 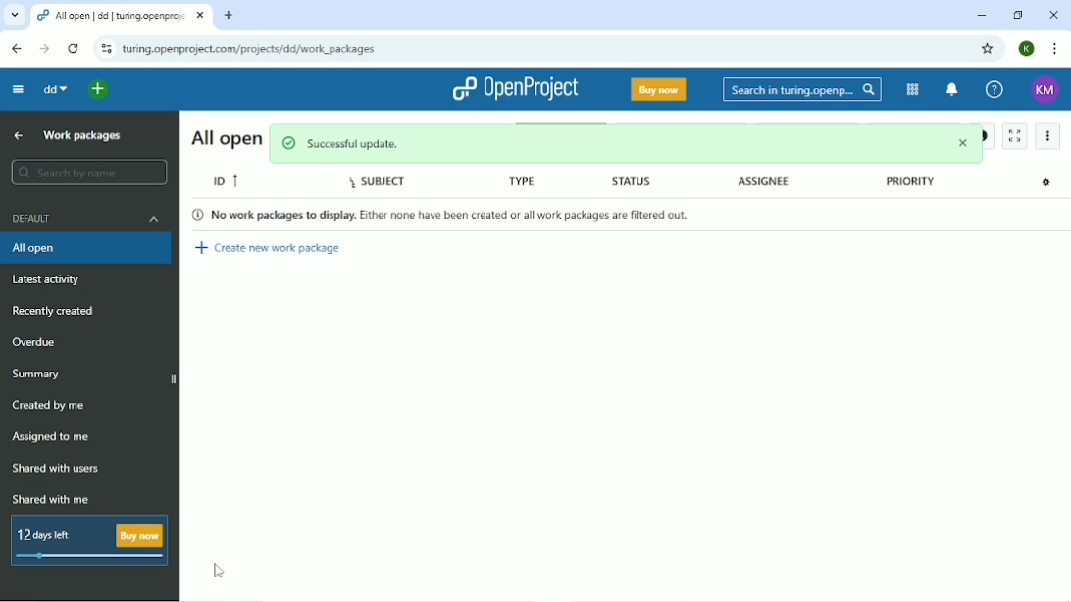 I want to click on Modules, so click(x=910, y=90).